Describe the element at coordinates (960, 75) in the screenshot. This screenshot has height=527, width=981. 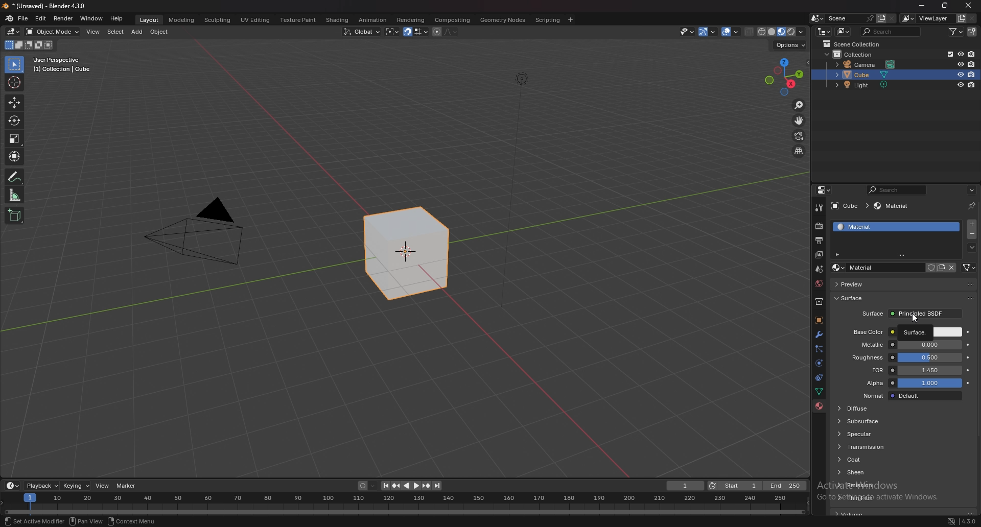
I see `hide in viewport` at that location.